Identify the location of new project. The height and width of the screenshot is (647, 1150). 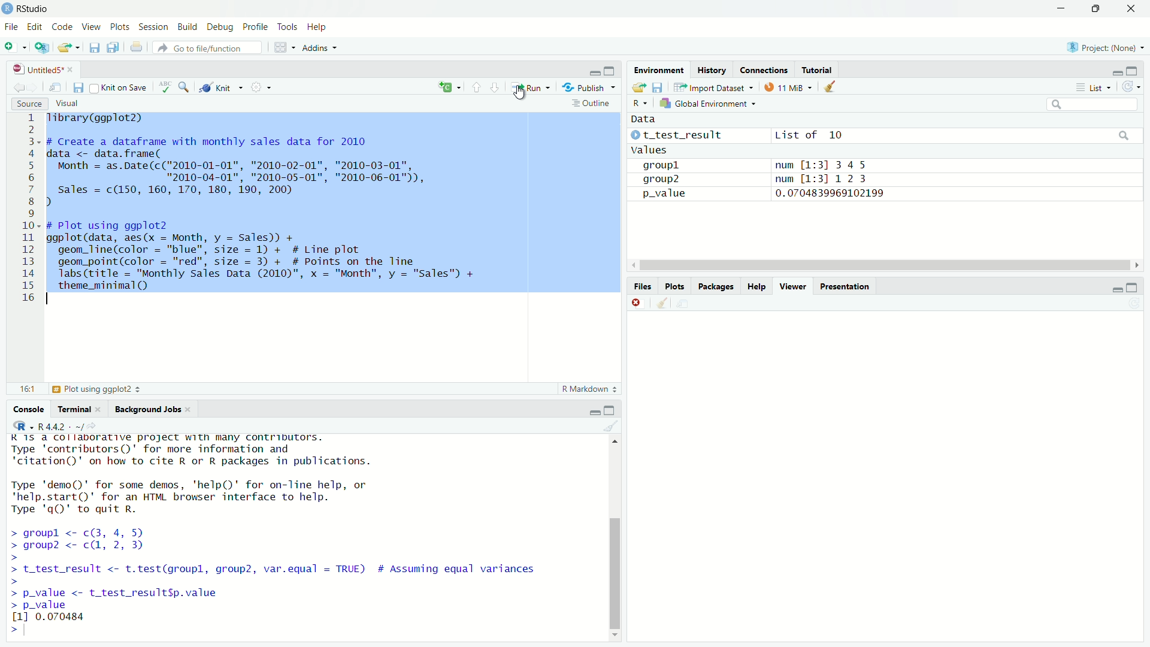
(41, 47).